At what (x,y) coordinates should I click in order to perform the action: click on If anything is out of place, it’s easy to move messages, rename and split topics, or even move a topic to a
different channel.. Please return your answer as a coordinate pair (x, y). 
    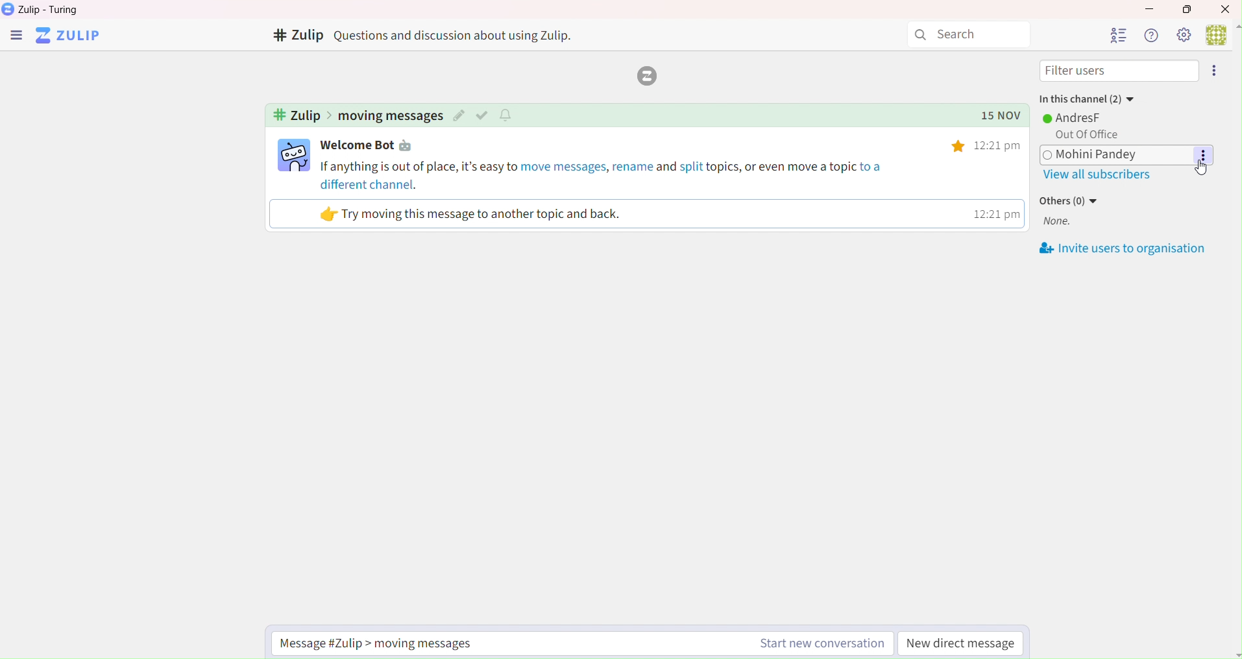
    Looking at the image, I should click on (604, 174).